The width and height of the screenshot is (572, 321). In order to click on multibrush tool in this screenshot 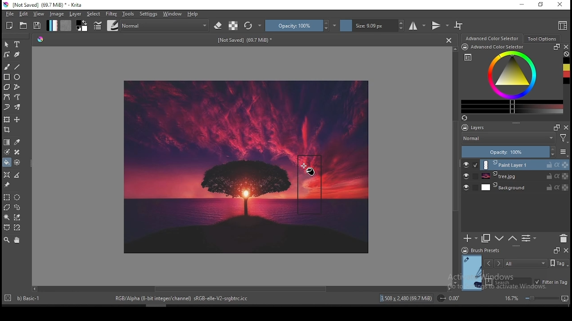, I will do `click(18, 107)`.